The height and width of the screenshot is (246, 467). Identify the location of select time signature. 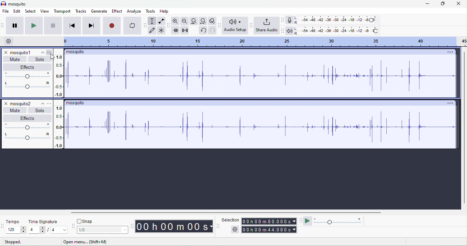
(48, 230).